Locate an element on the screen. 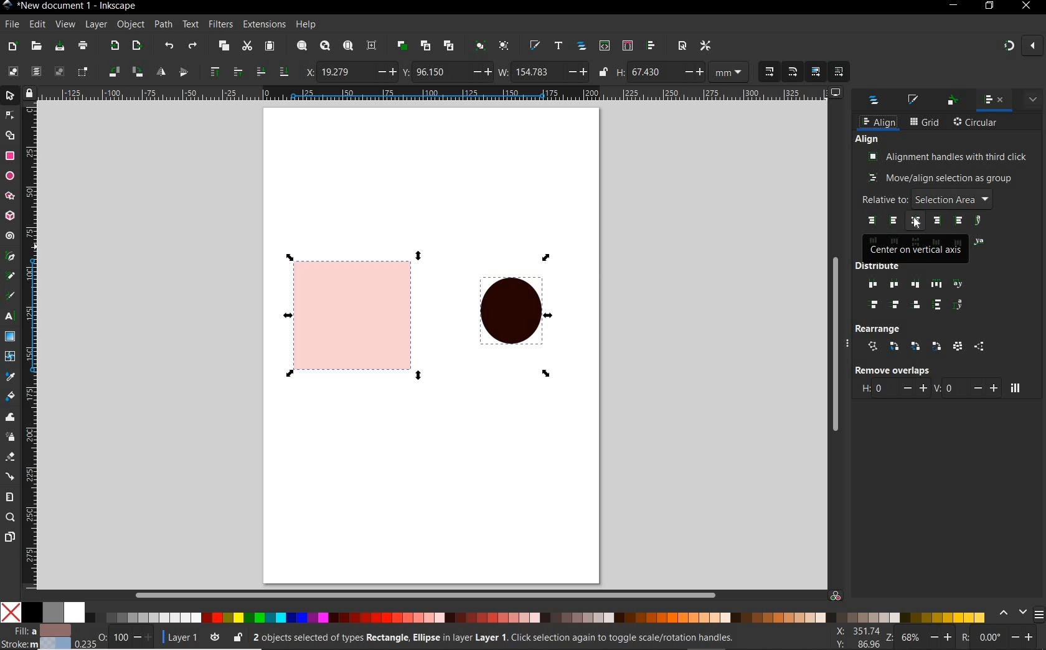  ALIGN LEFT EDGES is located at coordinates (895, 221).